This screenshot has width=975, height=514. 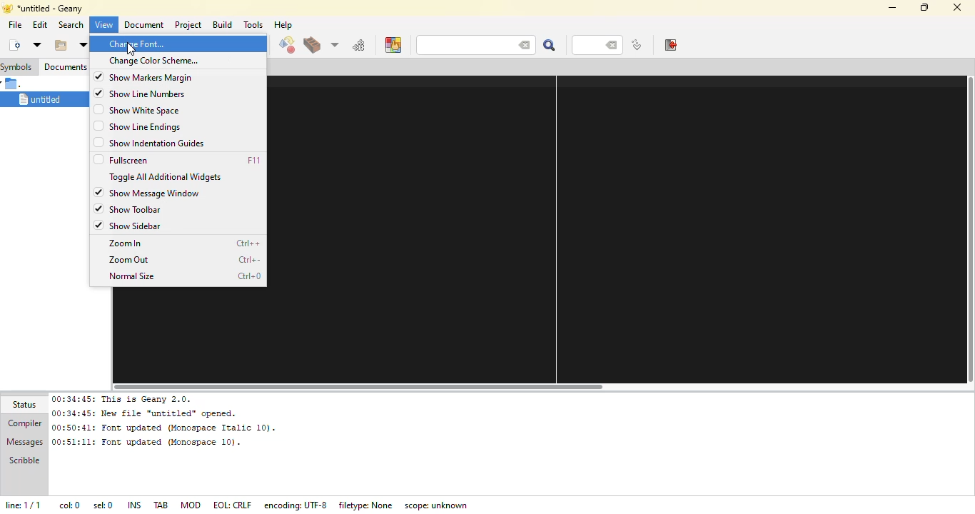 I want to click on logo, so click(x=6, y=8).